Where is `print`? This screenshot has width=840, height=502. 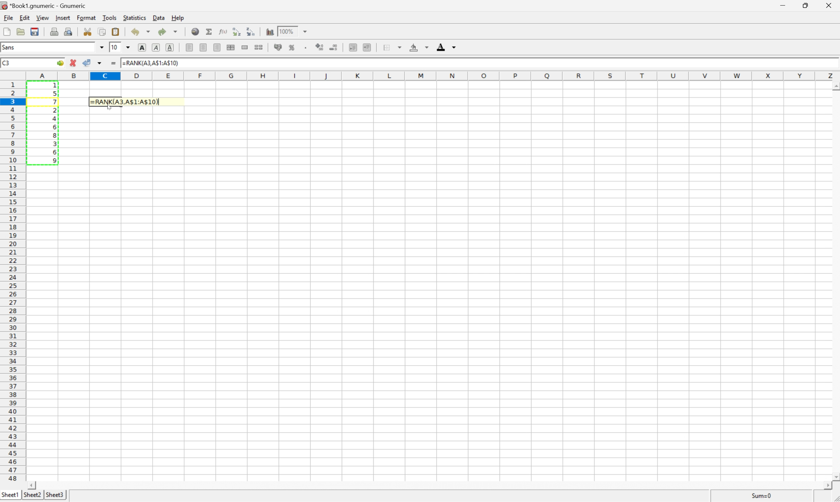
print is located at coordinates (54, 31).